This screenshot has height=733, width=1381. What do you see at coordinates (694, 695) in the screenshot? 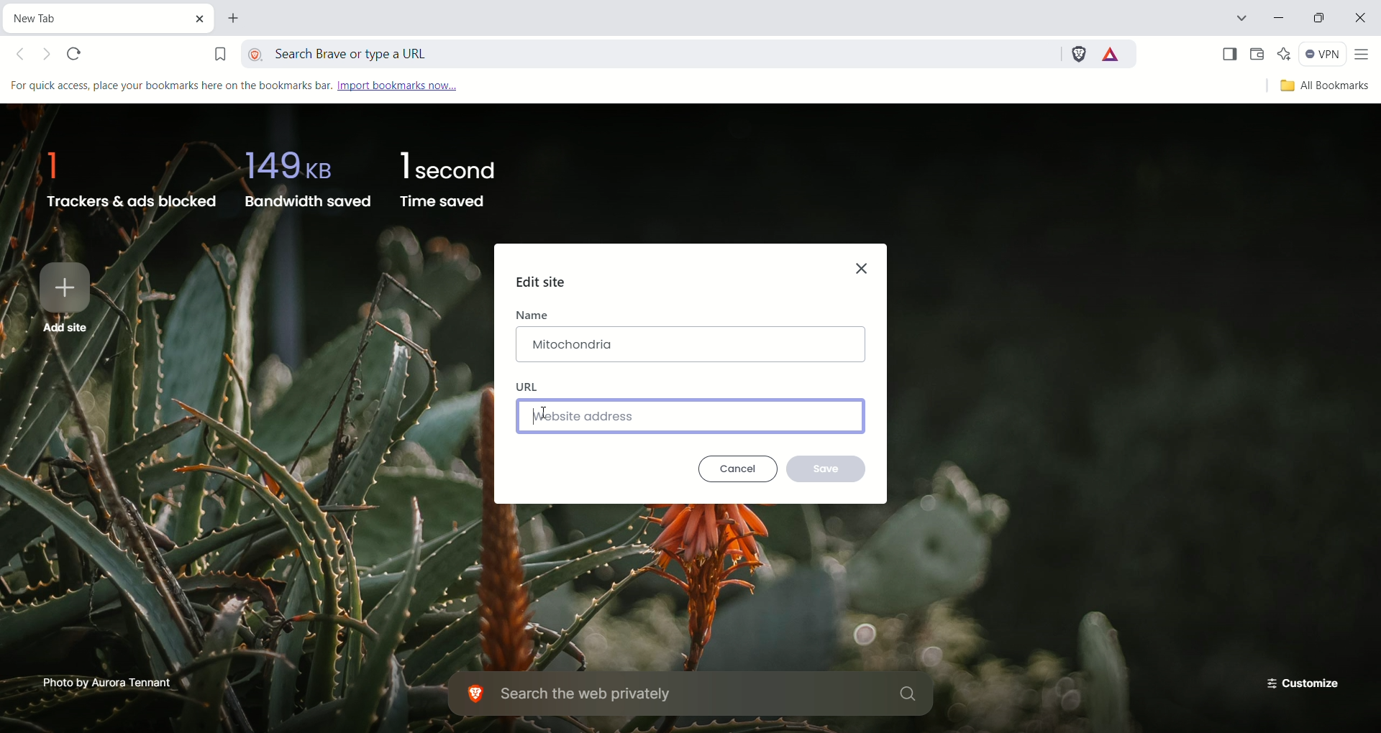
I see `search the web privately` at bounding box center [694, 695].